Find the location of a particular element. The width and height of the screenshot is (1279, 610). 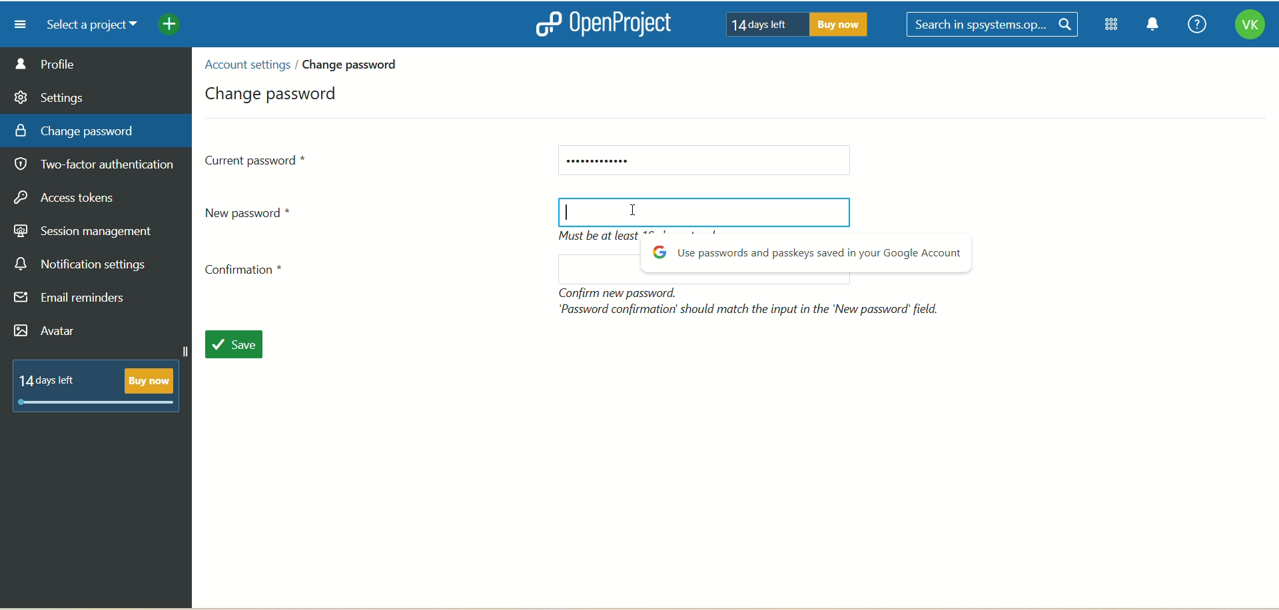

current password is located at coordinates (703, 161).